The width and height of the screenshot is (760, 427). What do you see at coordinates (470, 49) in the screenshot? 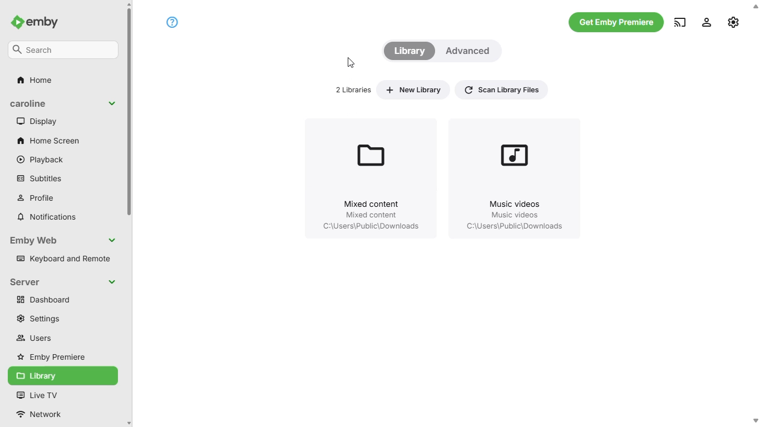
I see `advanced` at bounding box center [470, 49].